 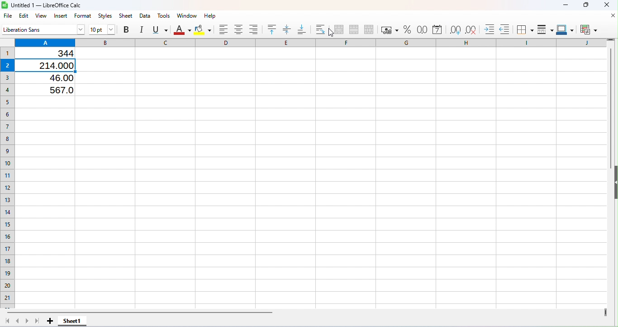 I want to click on Scroll to last sheet, so click(x=38, y=321).